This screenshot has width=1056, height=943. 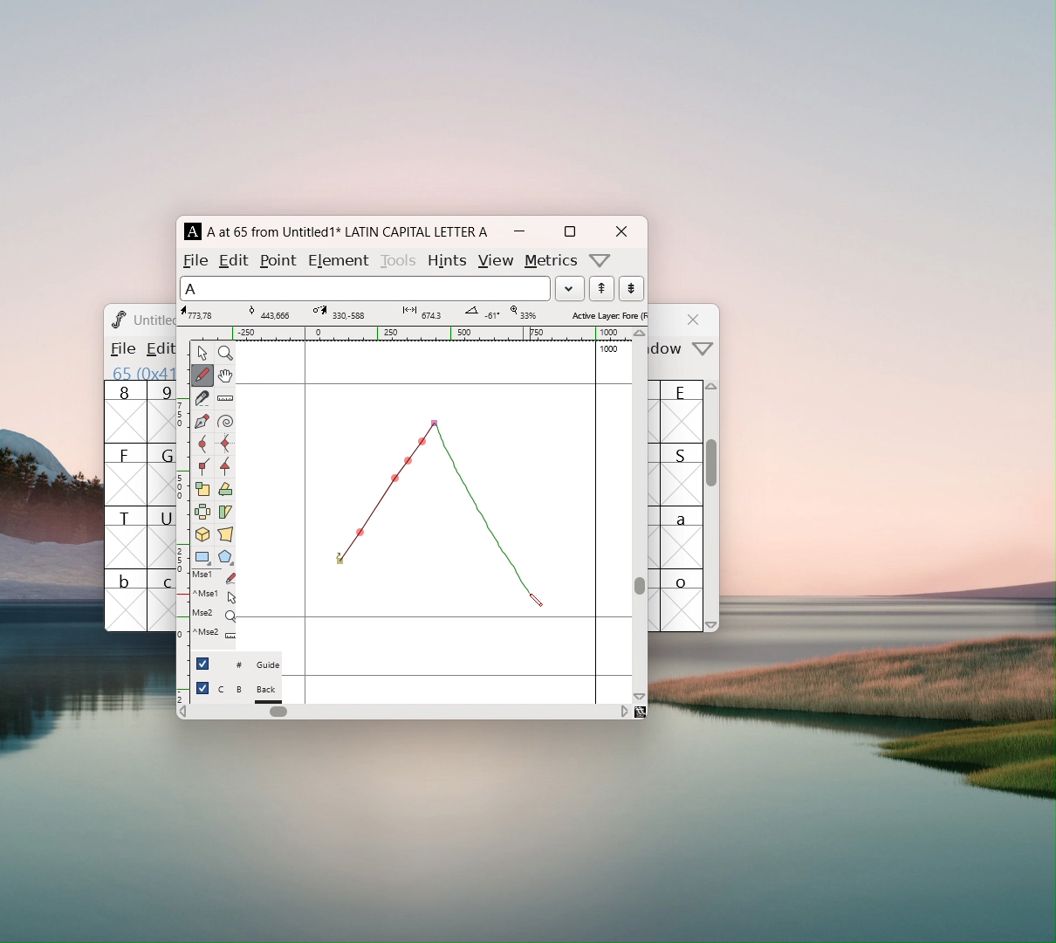 I want to click on rotate the selection, so click(x=224, y=491).